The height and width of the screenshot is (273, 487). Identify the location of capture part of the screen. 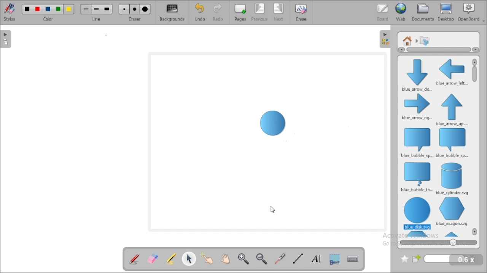
(335, 259).